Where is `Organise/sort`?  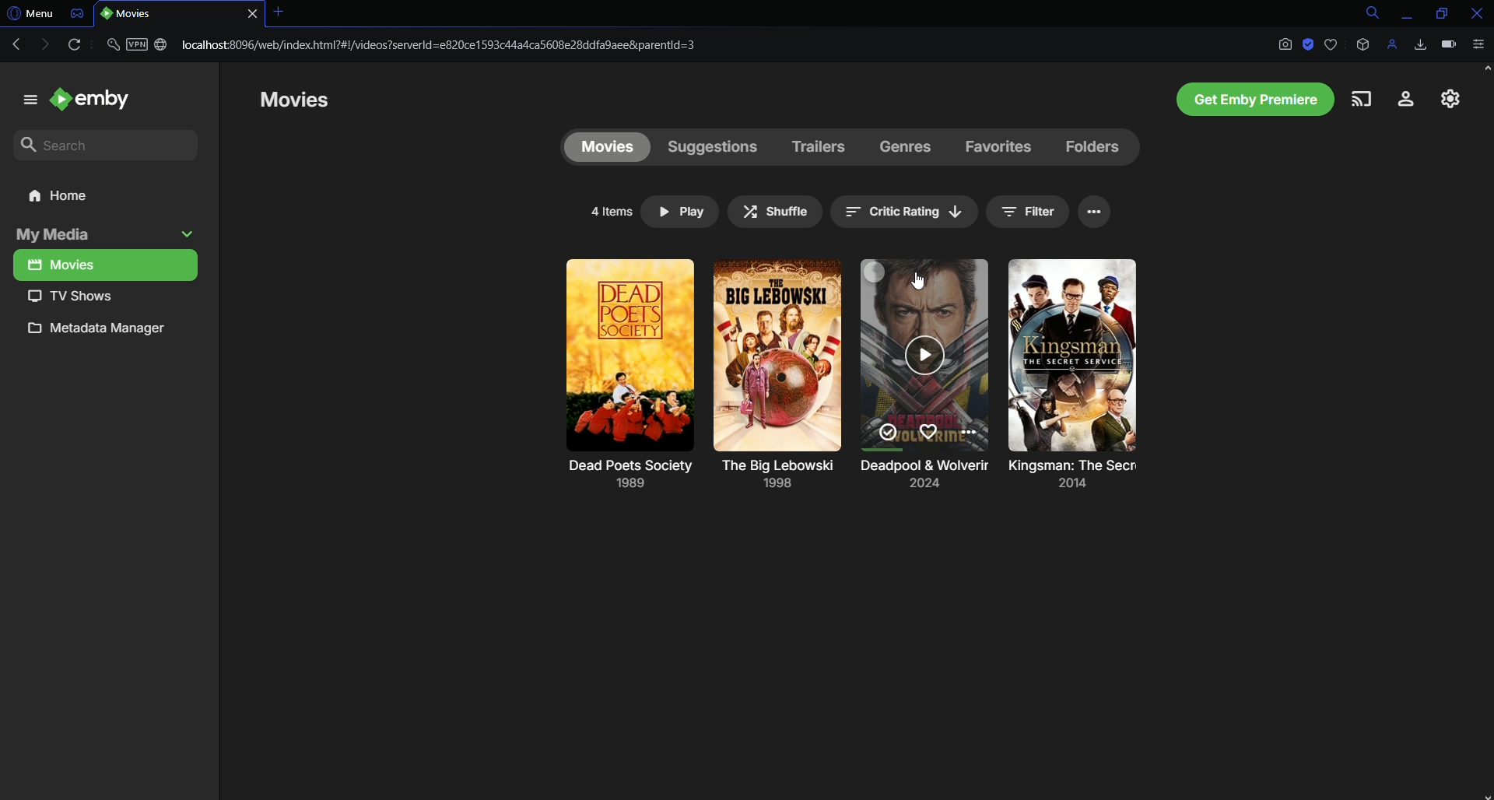
Organise/sort is located at coordinates (906, 212).